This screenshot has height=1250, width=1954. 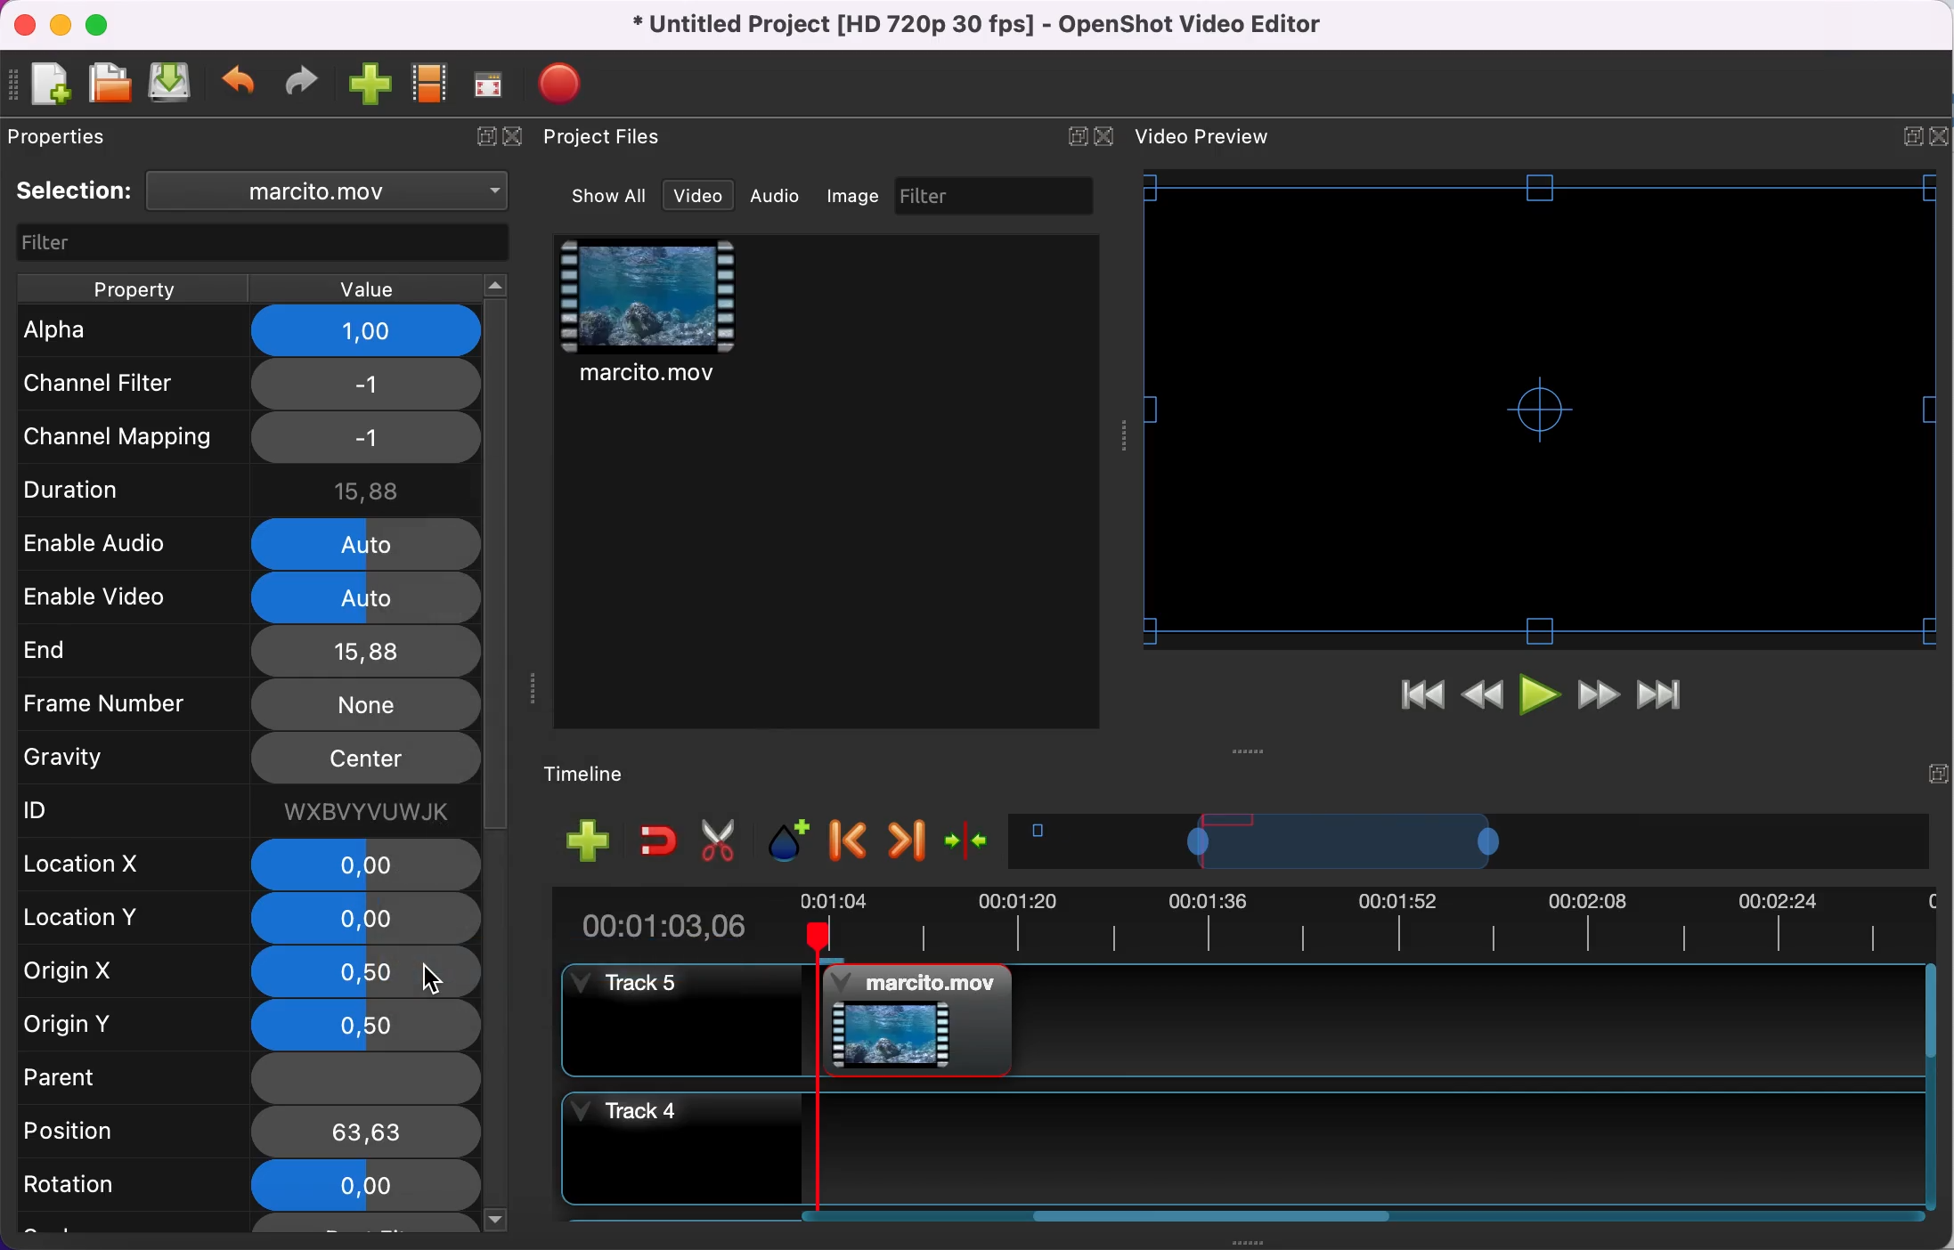 What do you see at coordinates (265, 244) in the screenshot?
I see `filter` at bounding box center [265, 244].